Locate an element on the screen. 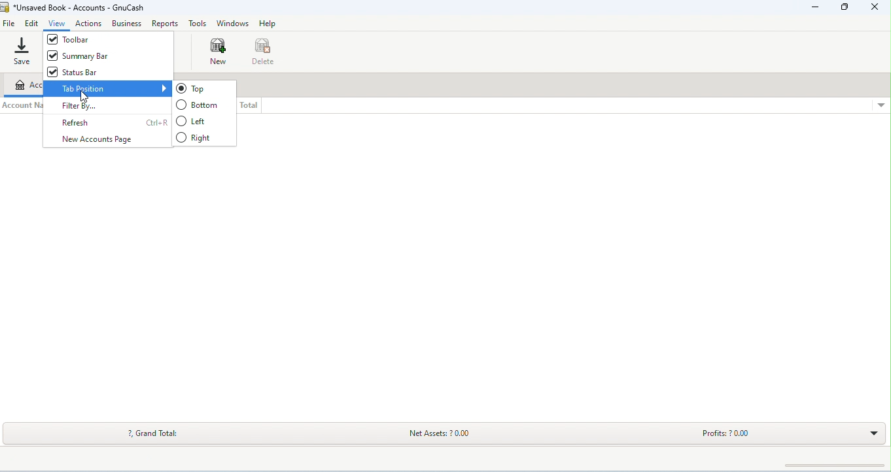 This screenshot has height=472, width=891. view is located at coordinates (57, 24).